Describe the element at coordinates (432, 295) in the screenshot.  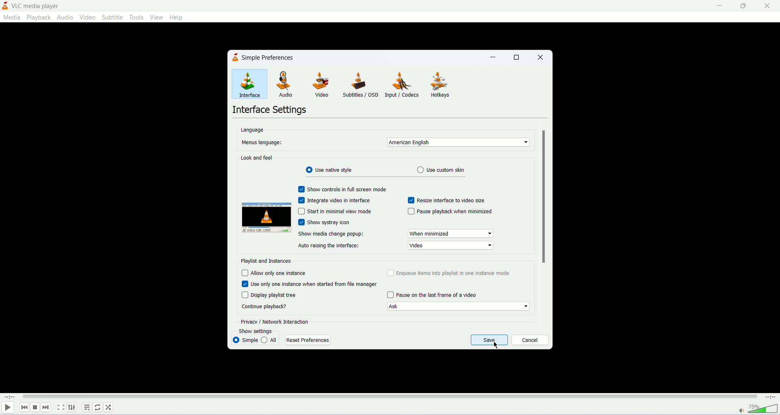
I see `pause on last frame of video` at that location.